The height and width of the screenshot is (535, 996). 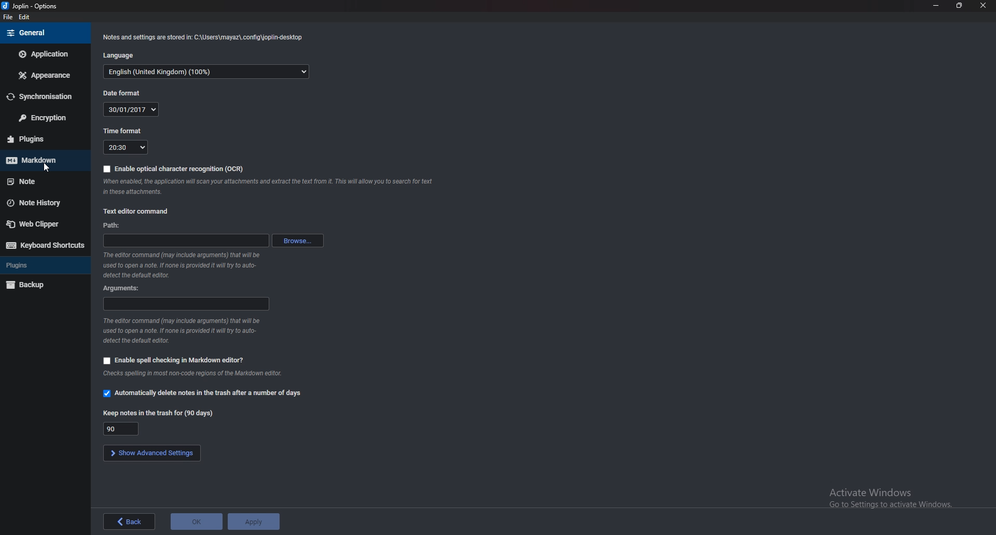 What do you see at coordinates (44, 246) in the screenshot?
I see `Keyboard shortcuts` at bounding box center [44, 246].